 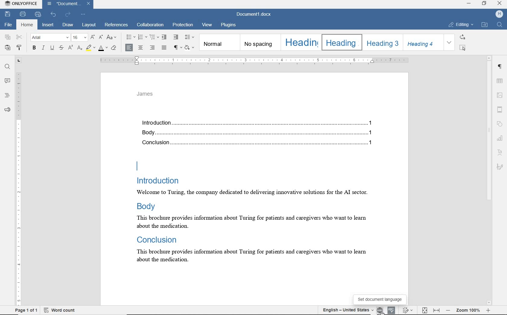 I want to click on this brochure provides information about Turing for patients and caregivers who want to learn about the medication, so click(x=252, y=221).